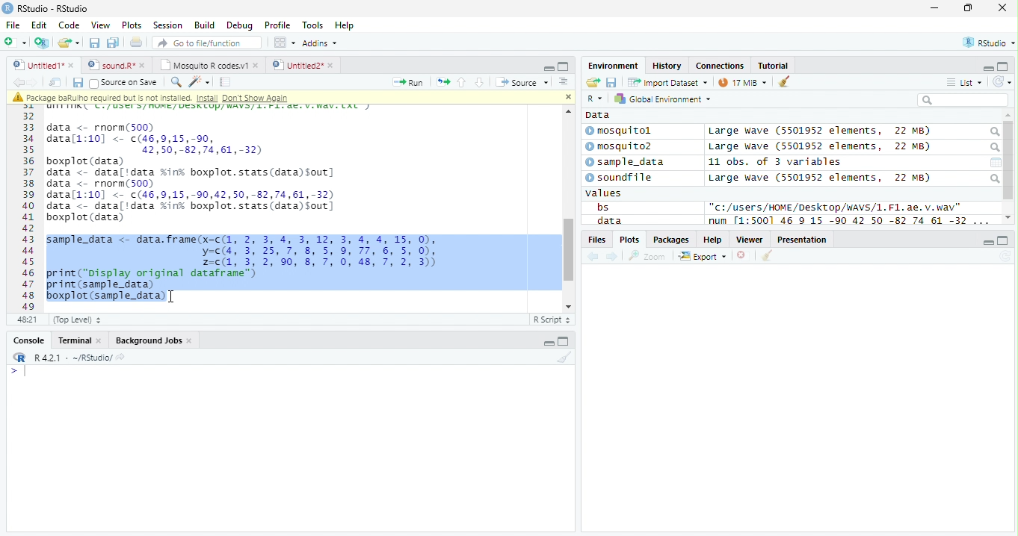 Image resolution: width=1018 pixels, height=536 pixels. I want to click on Large wave (5501952 elements, 22 MB), so click(822, 147).